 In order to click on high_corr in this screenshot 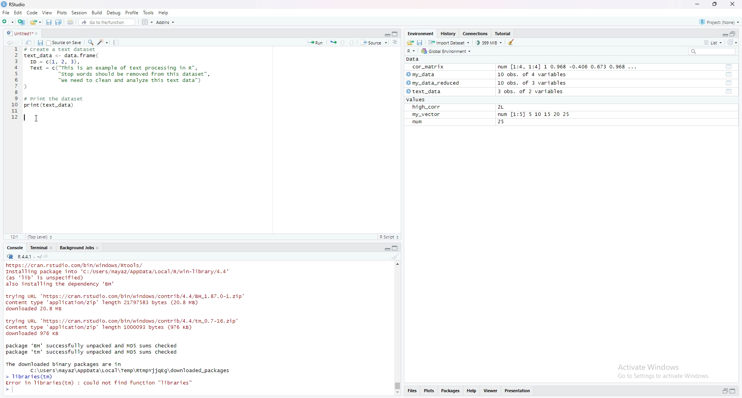, I will do `click(424, 107)`.